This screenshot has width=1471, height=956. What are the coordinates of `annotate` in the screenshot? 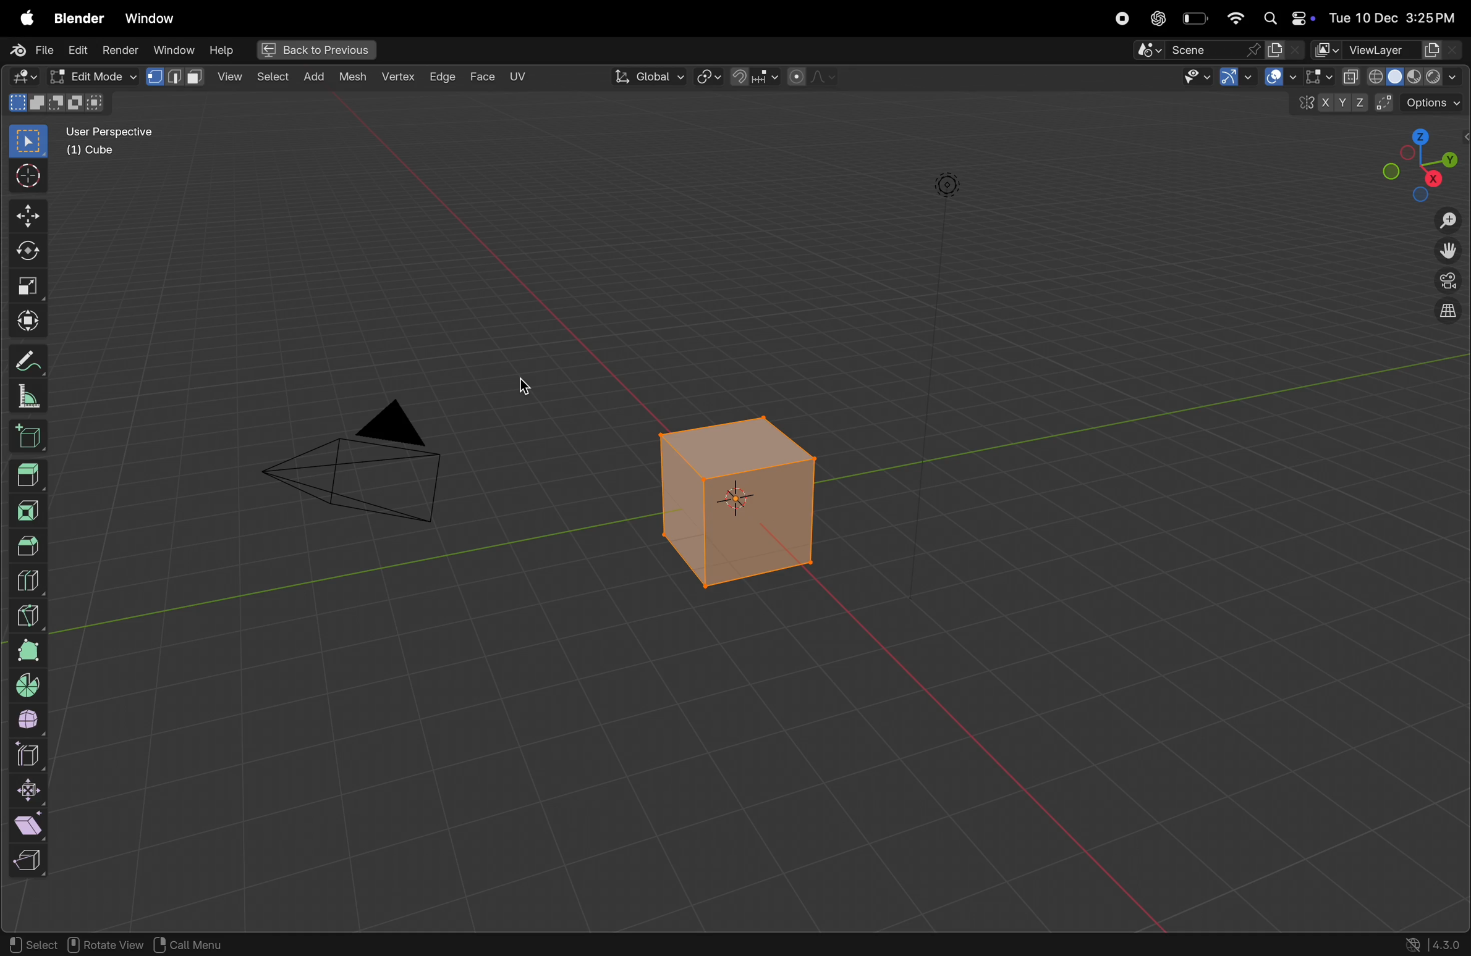 It's located at (27, 363).